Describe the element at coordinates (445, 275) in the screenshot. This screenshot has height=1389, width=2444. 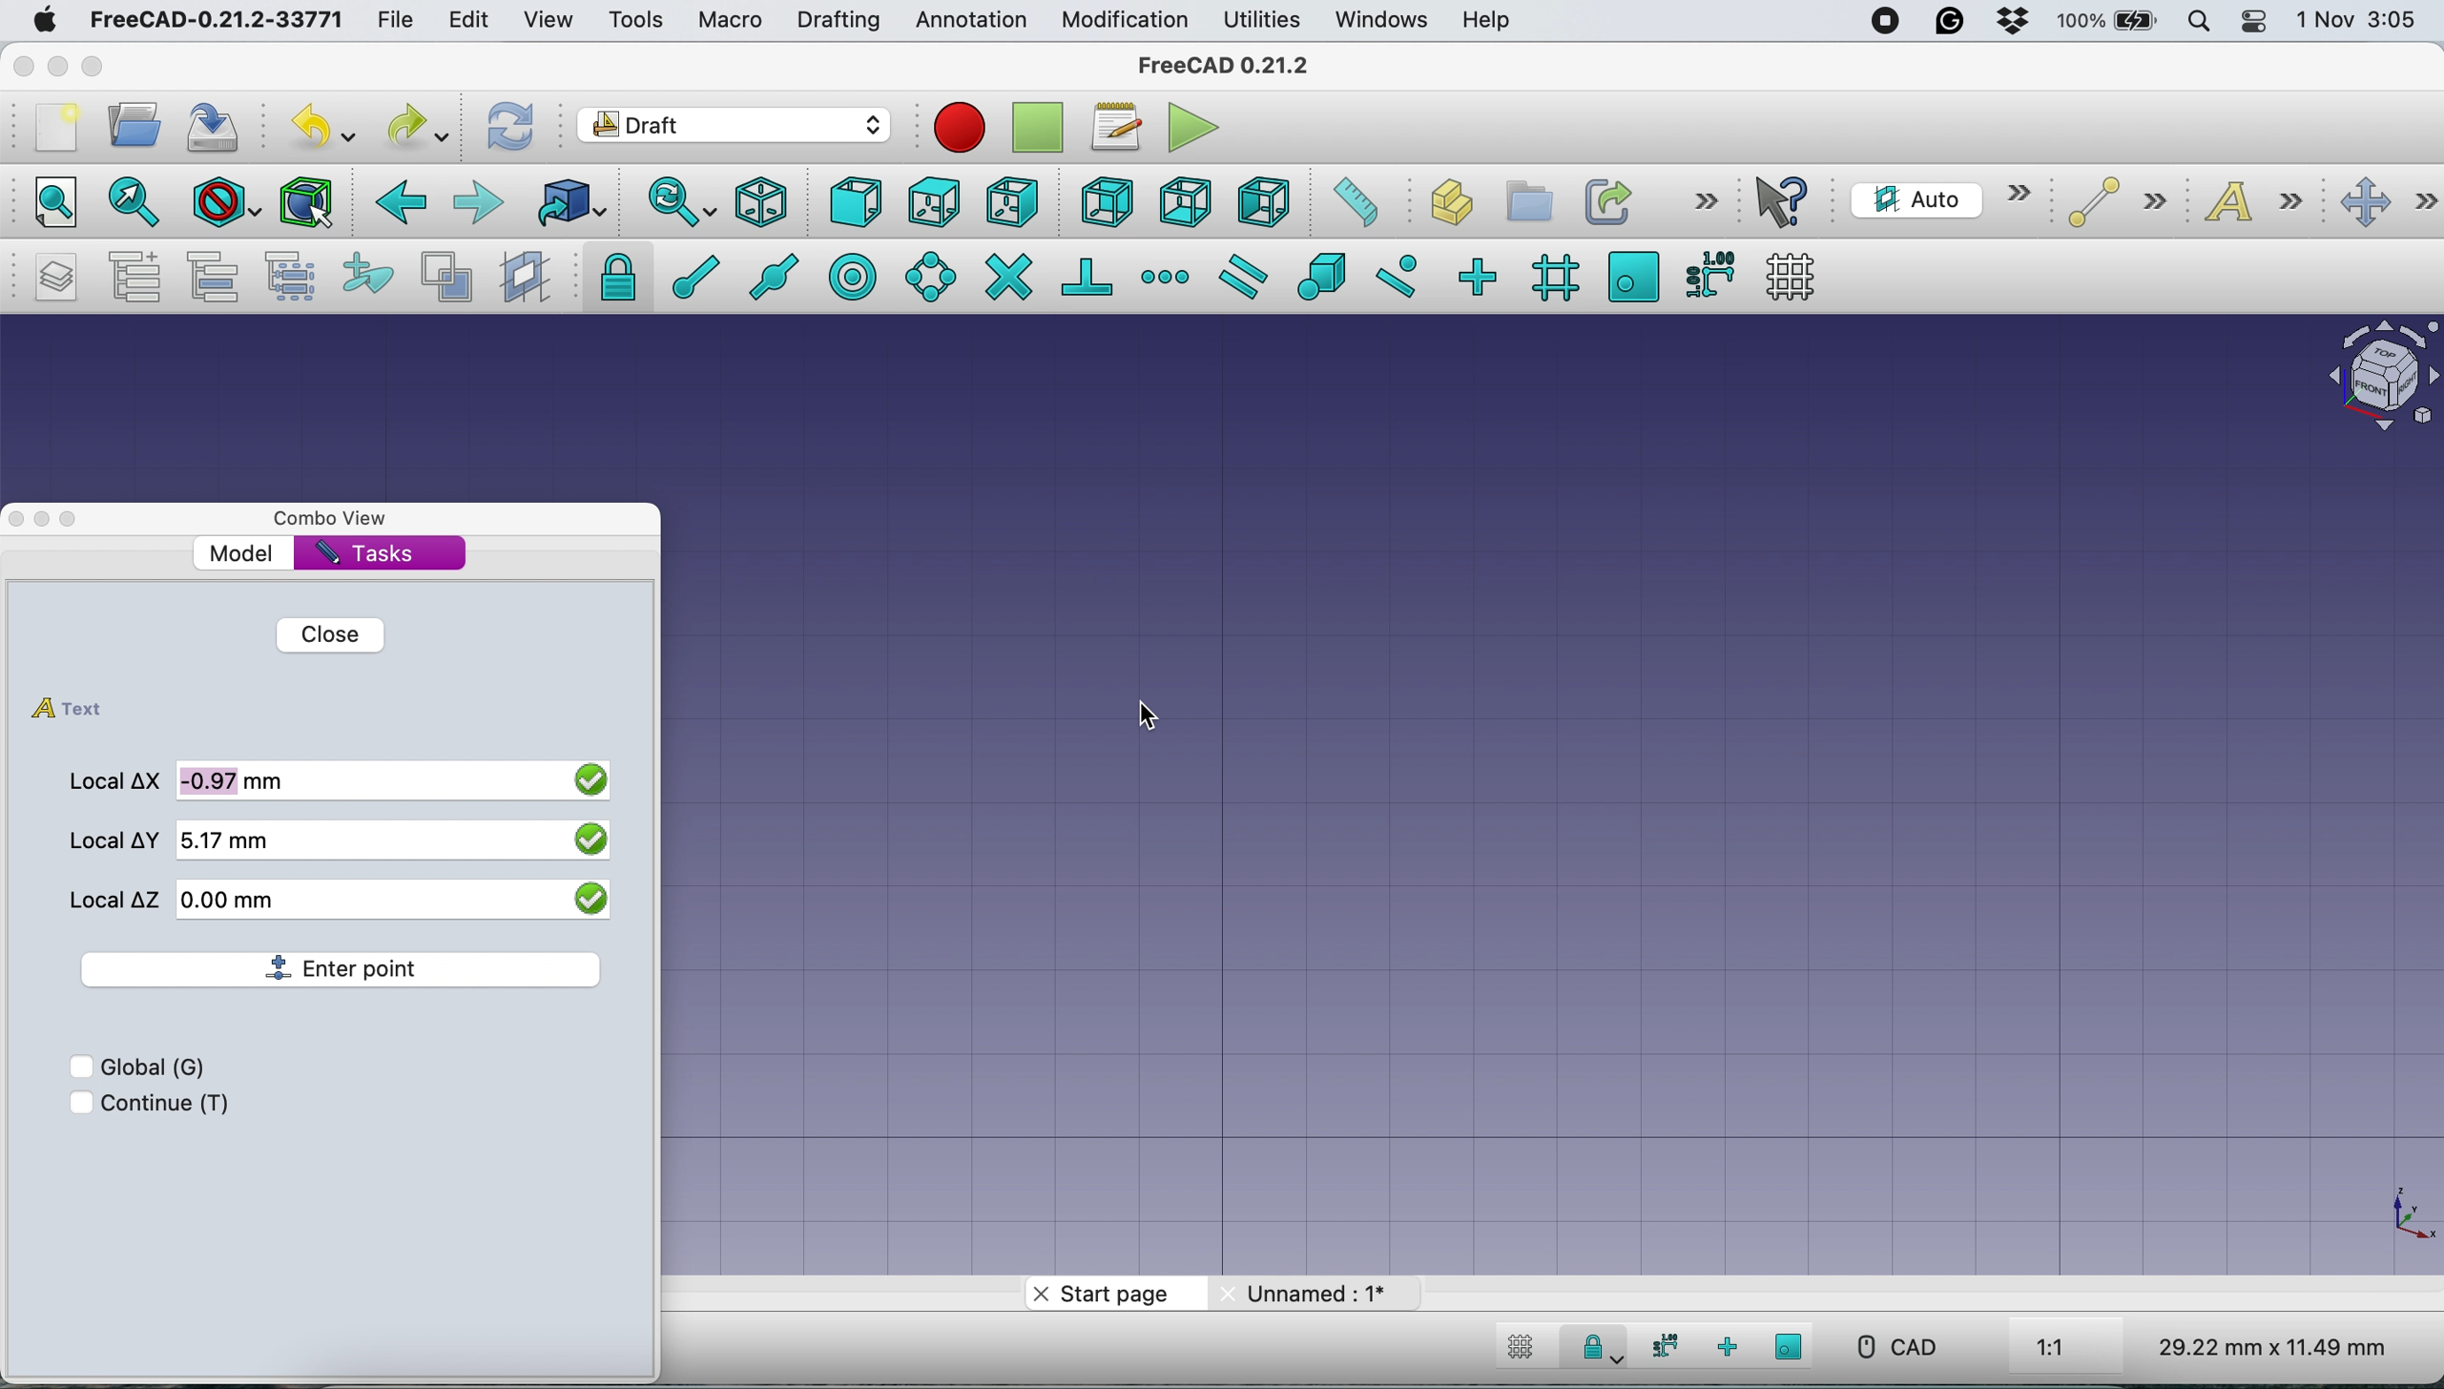
I see `toggle normal wireframe display` at that location.